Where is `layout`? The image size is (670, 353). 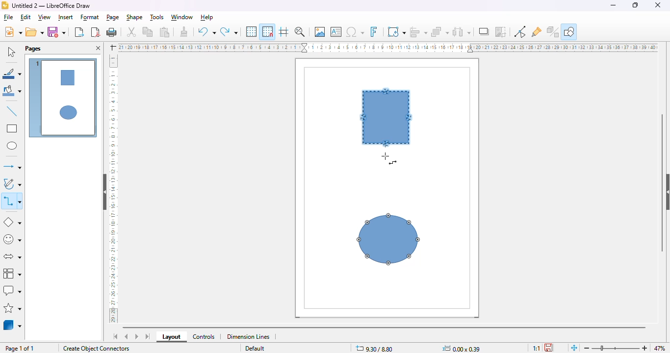
layout is located at coordinates (172, 337).